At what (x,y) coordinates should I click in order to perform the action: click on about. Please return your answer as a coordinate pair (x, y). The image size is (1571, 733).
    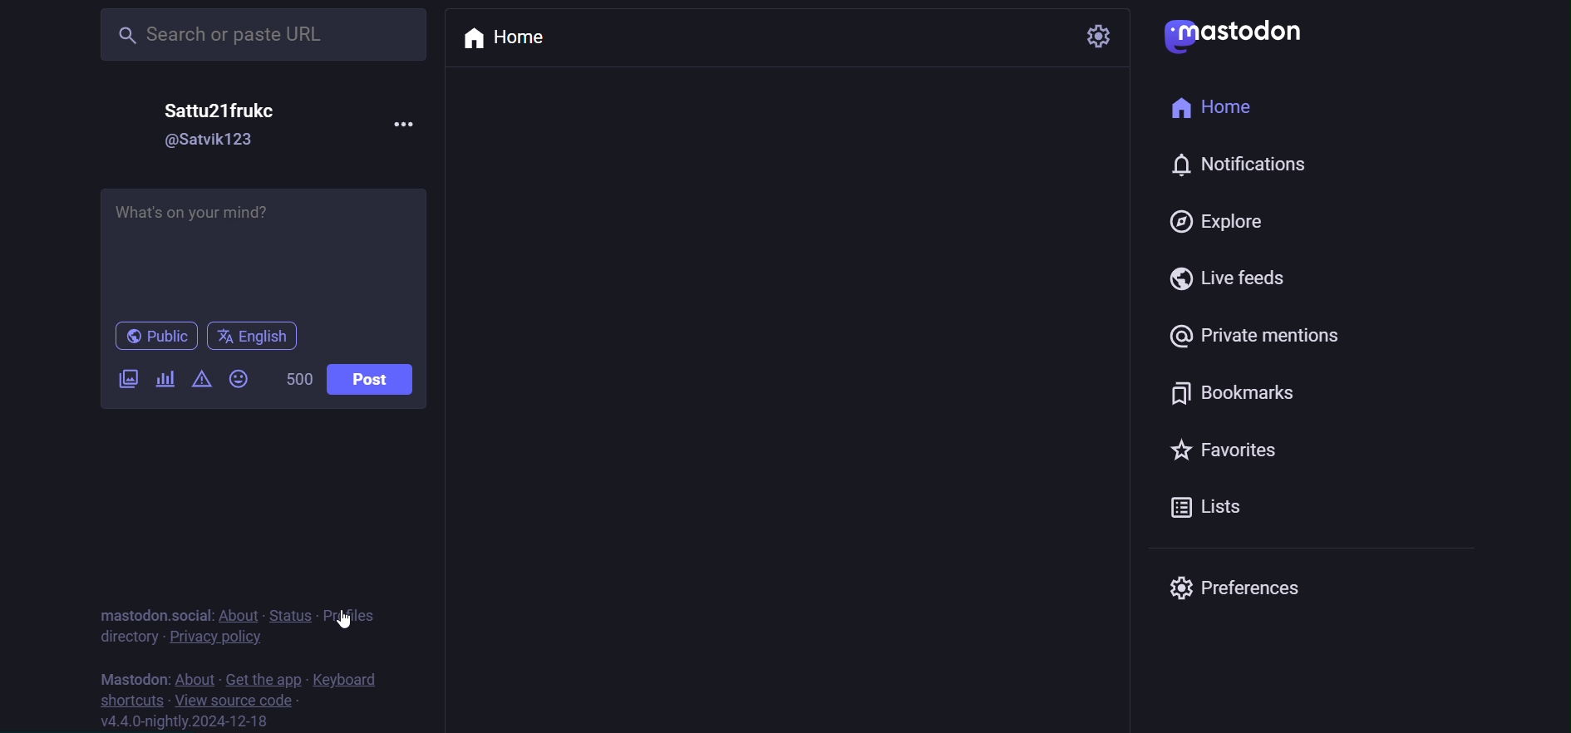
    Looking at the image, I should click on (238, 611).